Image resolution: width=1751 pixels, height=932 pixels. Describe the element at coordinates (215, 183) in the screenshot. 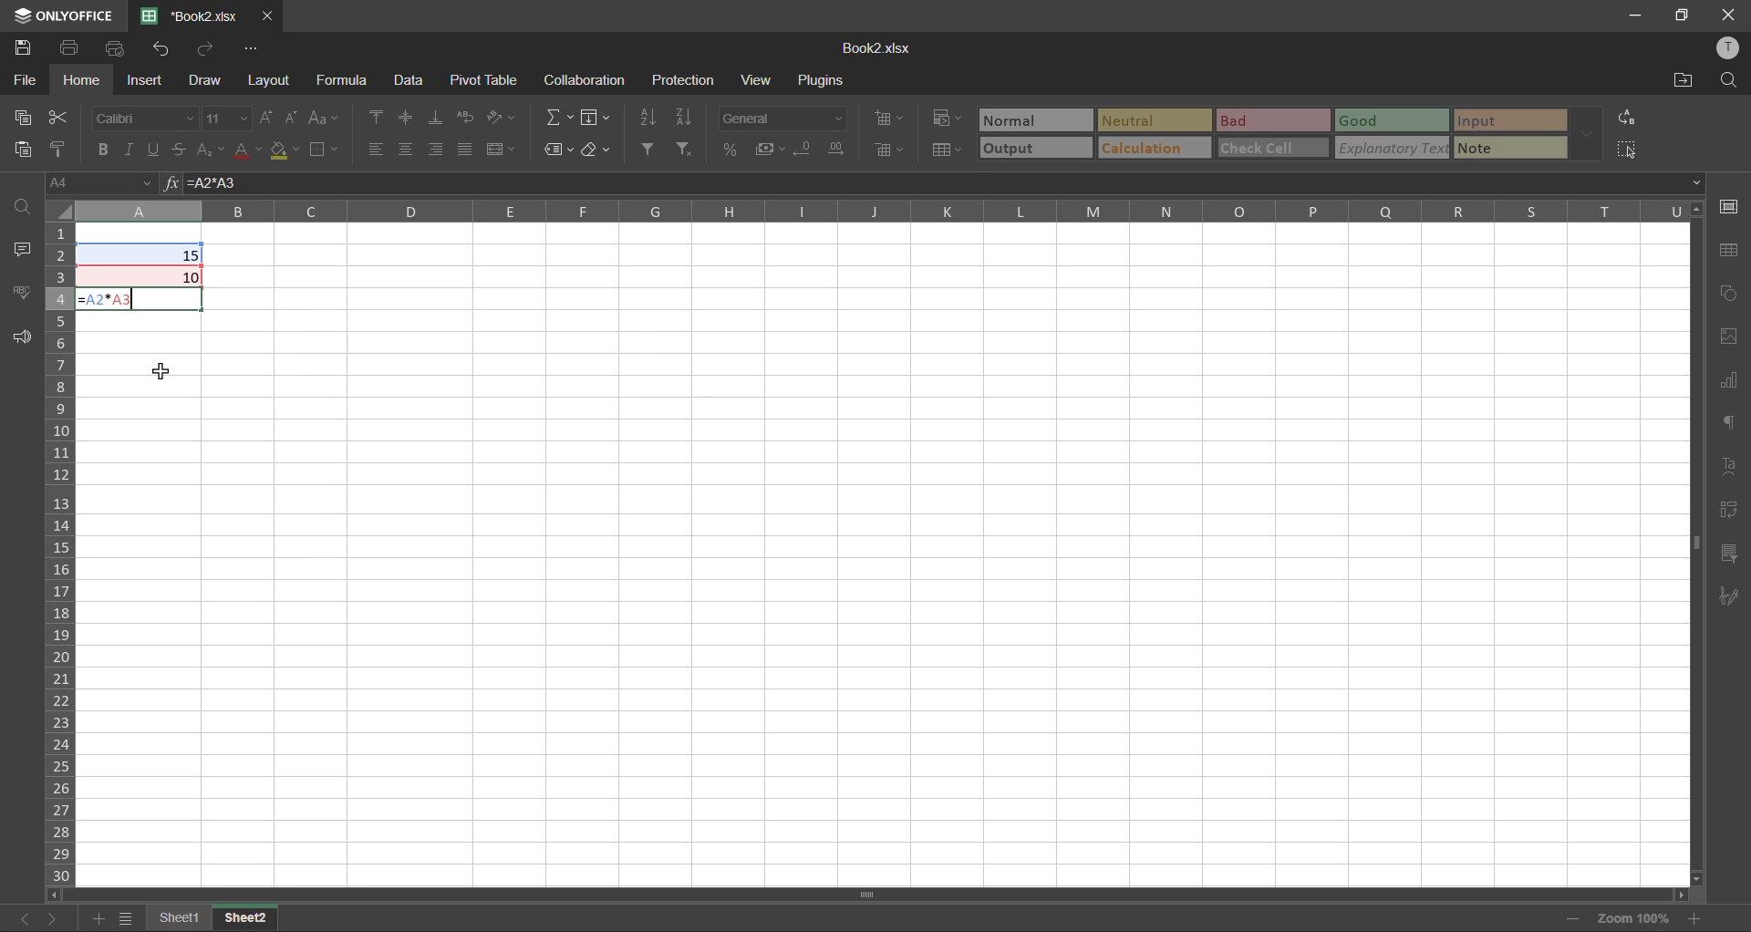

I see `=A2*A3` at that location.